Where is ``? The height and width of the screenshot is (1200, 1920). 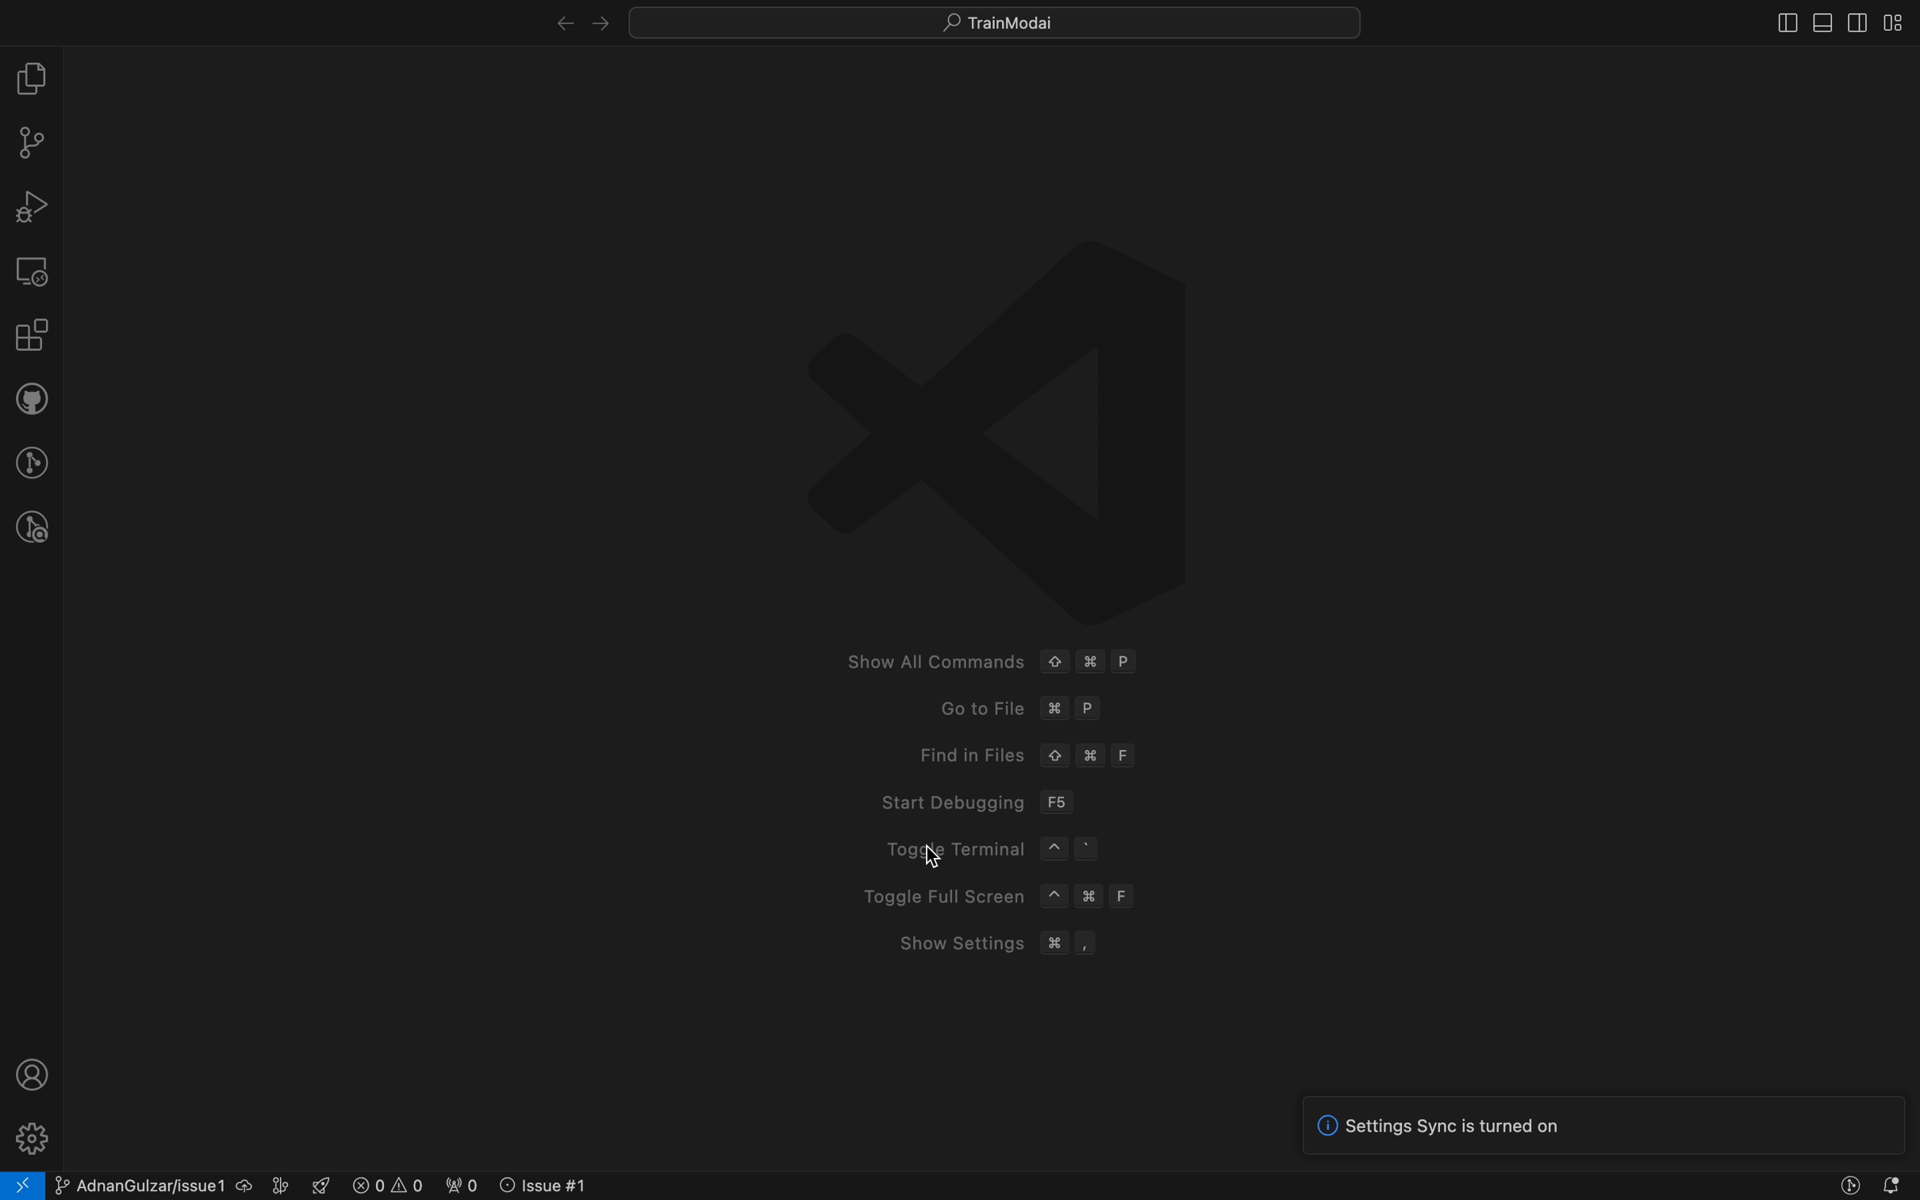
 is located at coordinates (1846, 1187).